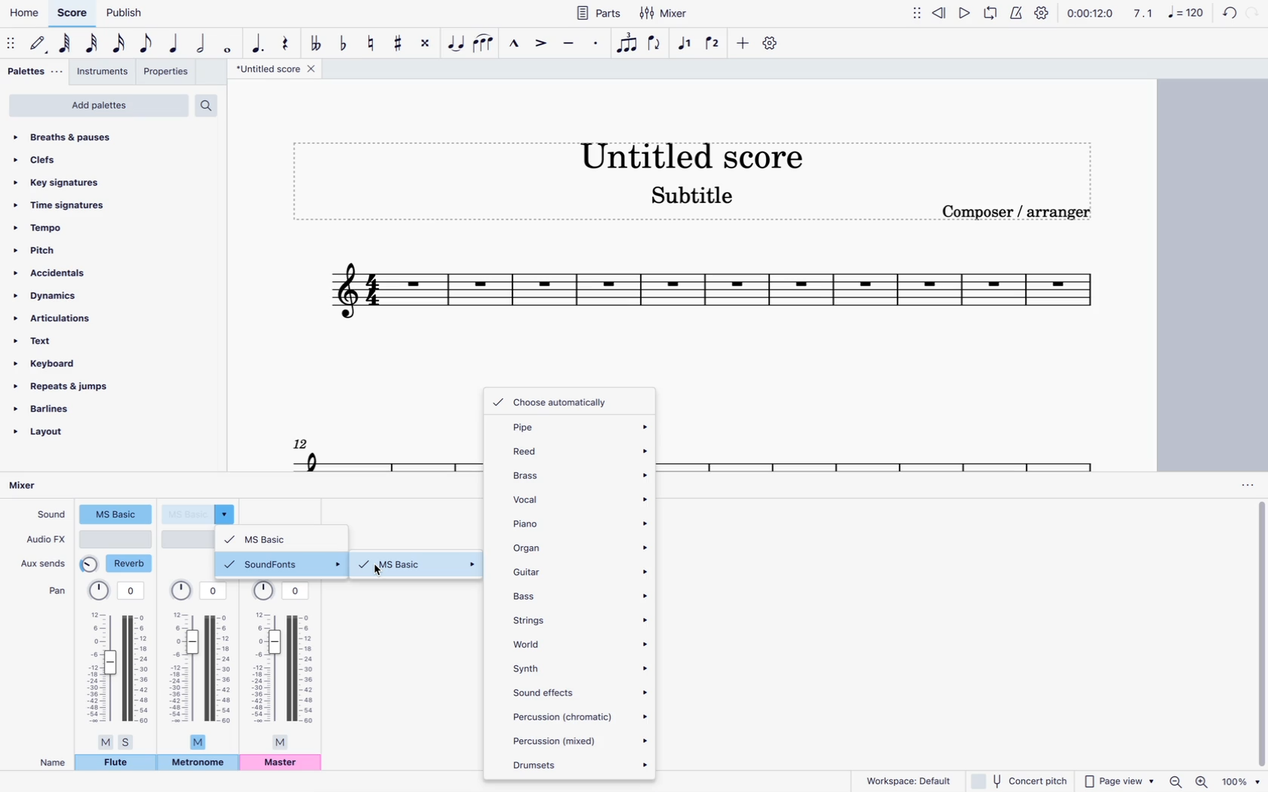 The width and height of the screenshot is (1268, 792). I want to click on ms basic, so click(286, 537).